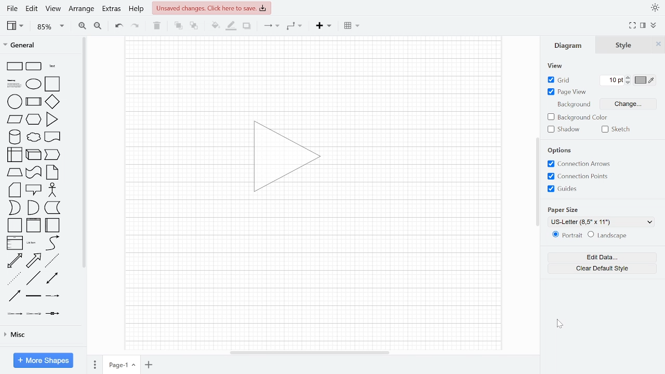 The width and height of the screenshot is (665, 374). I want to click on Edit data, so click(603, 258).